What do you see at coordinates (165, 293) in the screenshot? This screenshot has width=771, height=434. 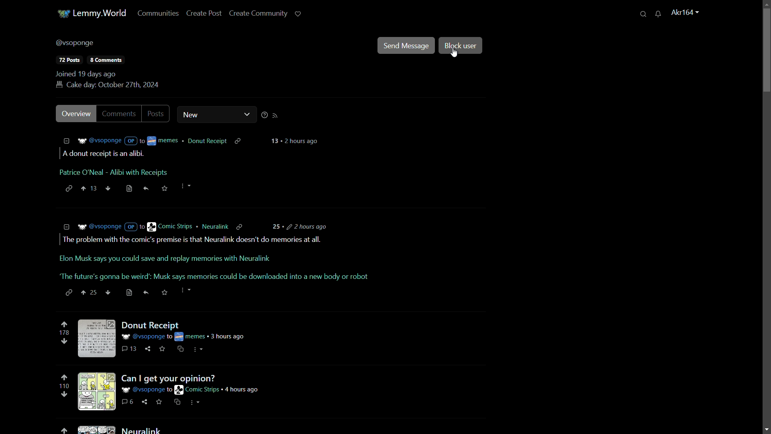 I see `save` at bounding box center [165, 293].